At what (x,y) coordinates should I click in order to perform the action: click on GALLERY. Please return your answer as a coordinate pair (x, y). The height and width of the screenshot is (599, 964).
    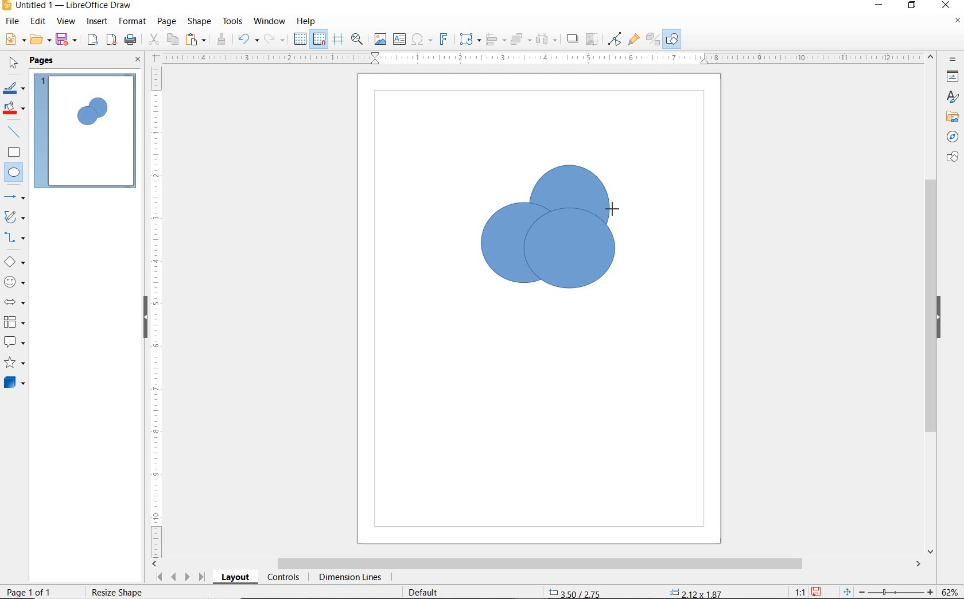
    Looking at the image, I should click on (951, 117).